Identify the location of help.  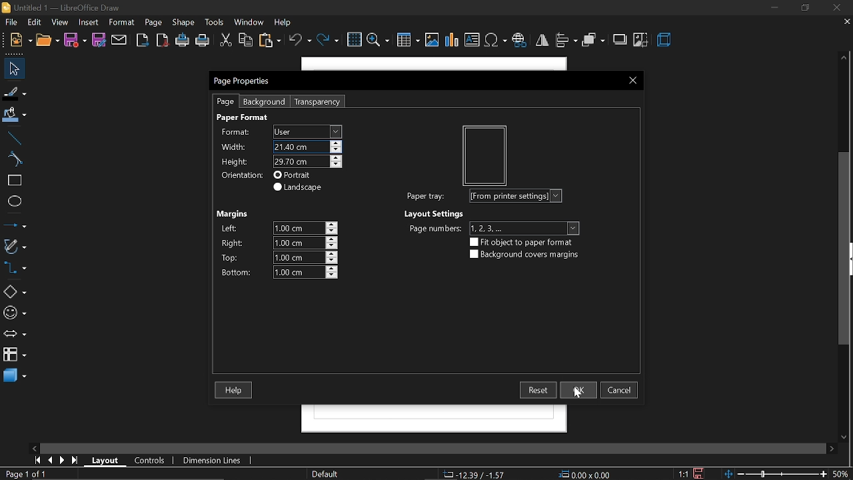
(285, 23).